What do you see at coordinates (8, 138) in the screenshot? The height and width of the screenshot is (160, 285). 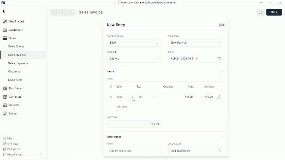 I see `Help` at bounding box center [8, 138].